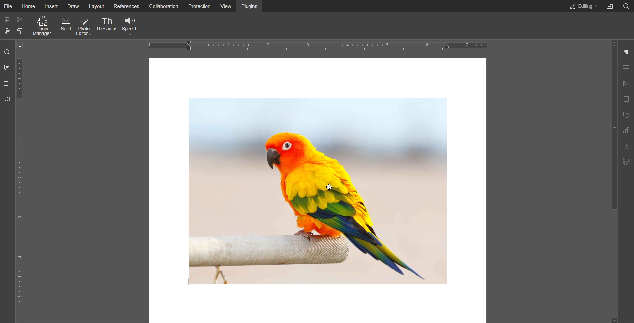 The height and width of the screenshot is (323, 634). What do you see at coordinates (9, 5) in the screenshot?
I see `File` at bounding box center [9, 5].